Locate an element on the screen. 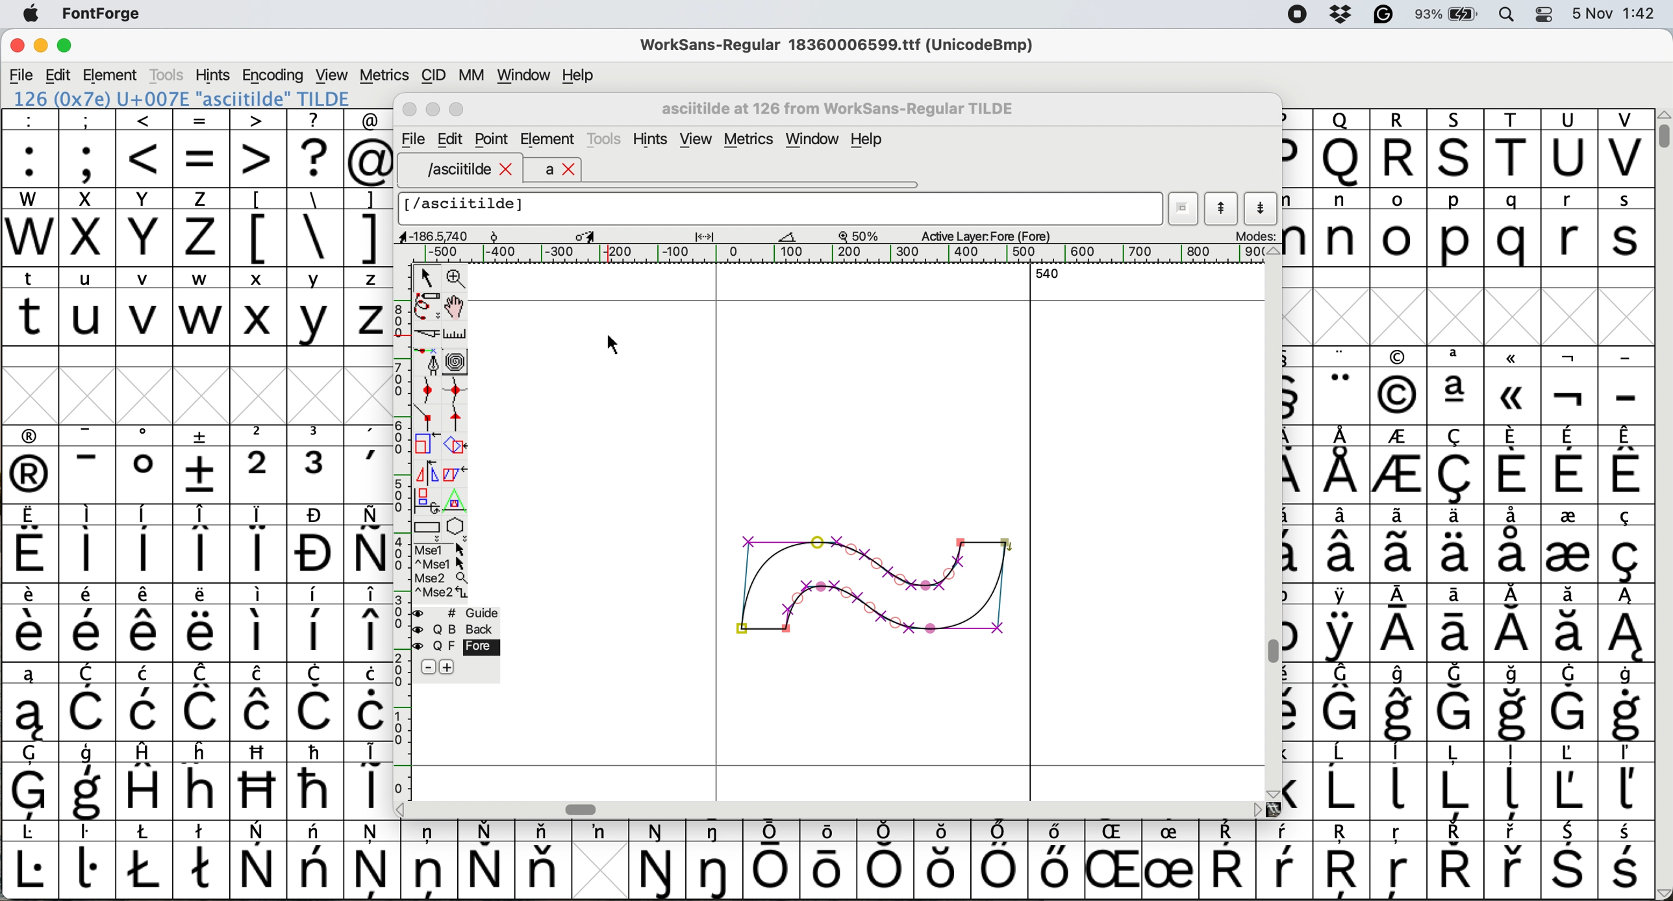 Image resolution: width=1673 pixels, height=901 pixels. scroll button is located at coordinates (1271, 793).